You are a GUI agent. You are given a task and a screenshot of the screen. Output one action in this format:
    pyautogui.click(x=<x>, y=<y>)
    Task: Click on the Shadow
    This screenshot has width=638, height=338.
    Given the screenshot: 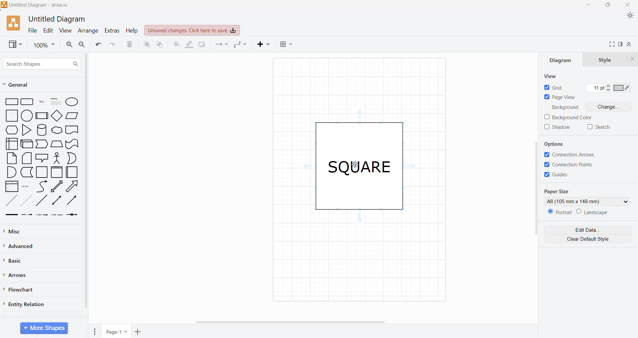 What is the action you would take?
    pyautogui.click(x=202, y=44)
    